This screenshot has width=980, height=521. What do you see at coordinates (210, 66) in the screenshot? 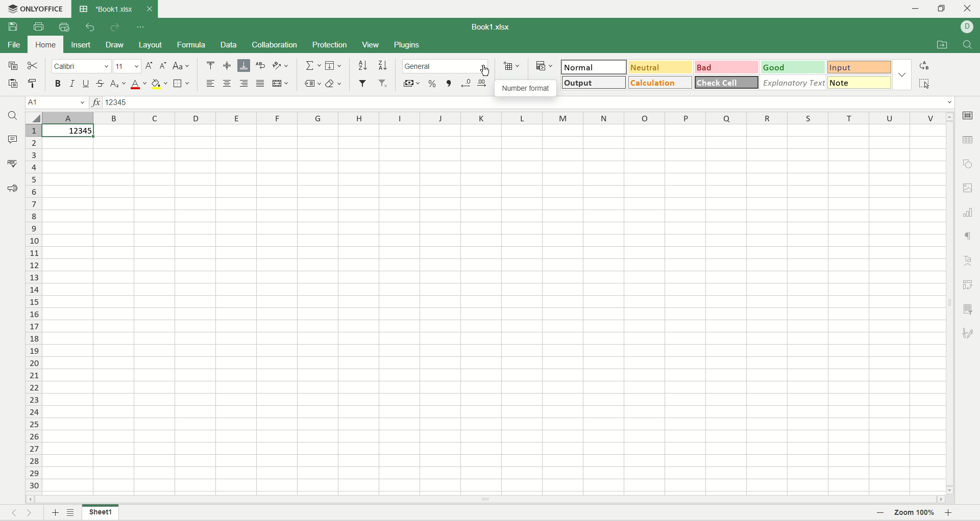
I see `align top` at bounding box center [210, 66].